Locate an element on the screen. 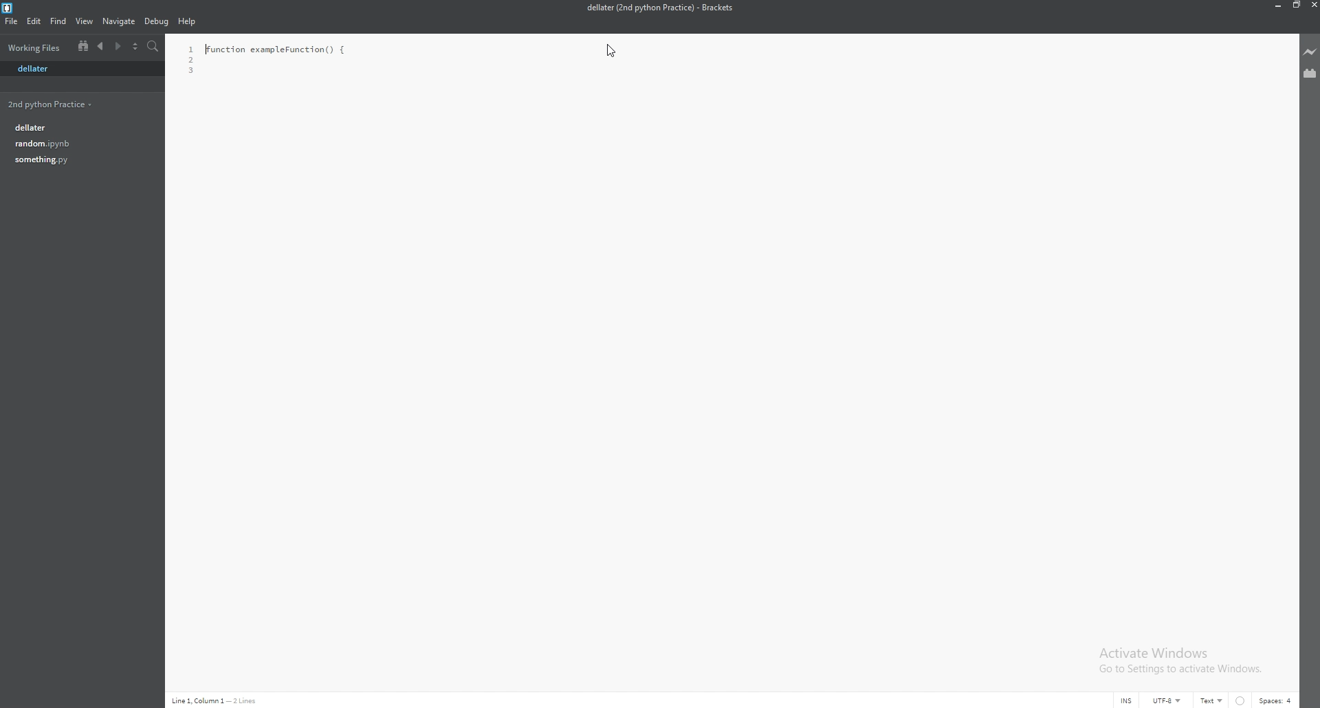 This screenshot has height=708, width=1320. text is located at coordinates (1211, 700).